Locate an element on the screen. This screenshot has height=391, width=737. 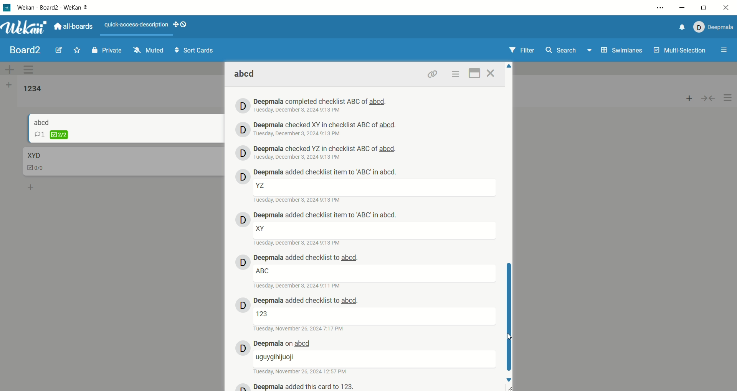
swimlane actions is located at coordinates (30, 70).